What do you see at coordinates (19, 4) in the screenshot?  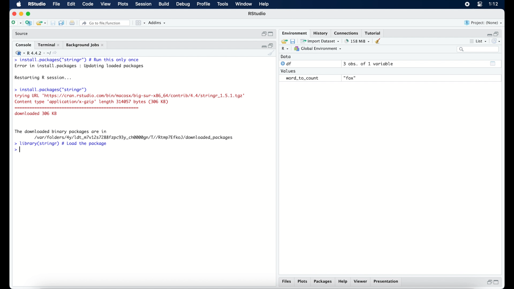 I see `macOS` at bounding box center [19, 4].